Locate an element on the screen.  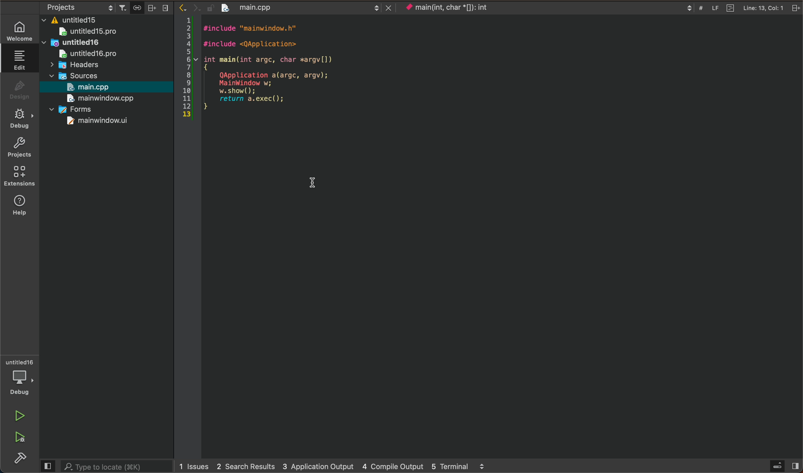
logs is located at coordinates (335, 467).